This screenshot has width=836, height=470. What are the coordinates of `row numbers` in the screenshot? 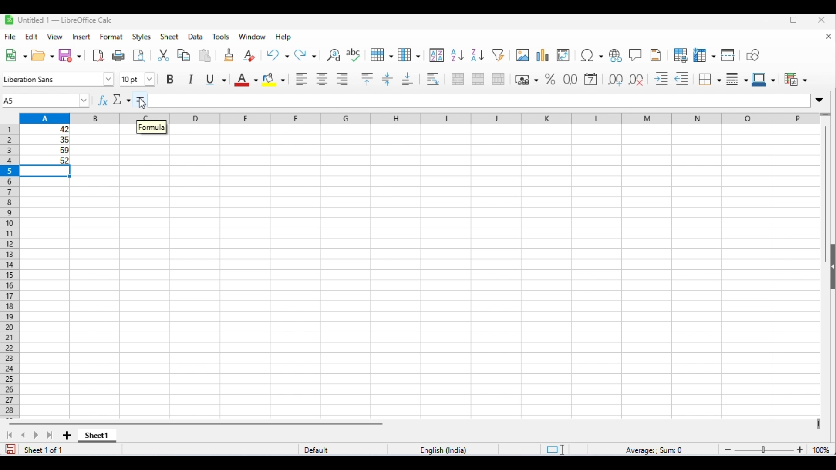 It's located at (10, 271).